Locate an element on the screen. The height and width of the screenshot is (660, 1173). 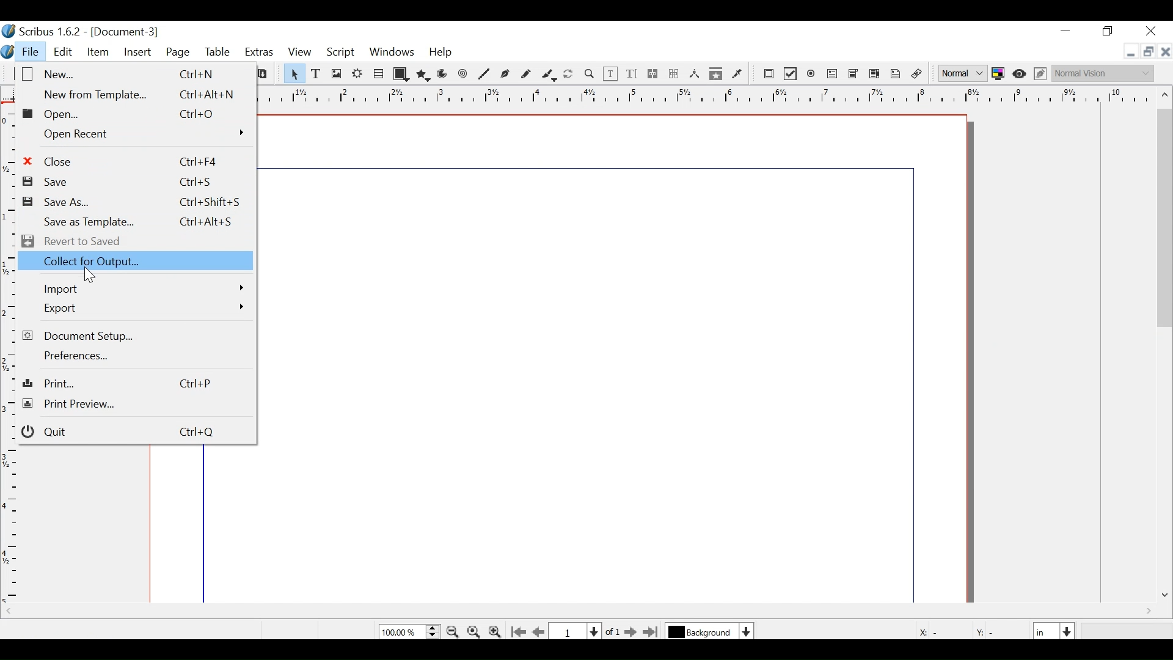
Freehand is located at coordinates (525, 75).